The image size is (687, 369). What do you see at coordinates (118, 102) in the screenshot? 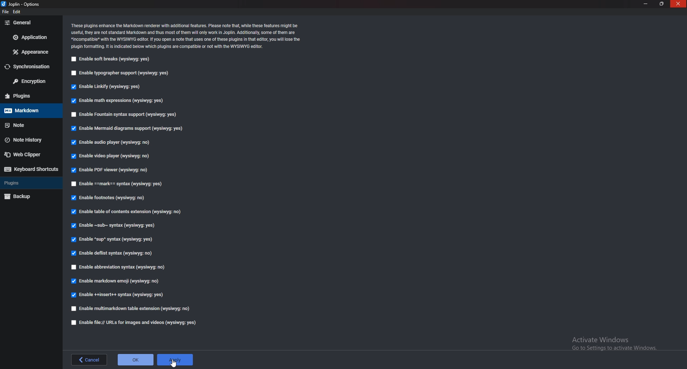
I see `Enable math expressions` at bounding box center [118, 102].